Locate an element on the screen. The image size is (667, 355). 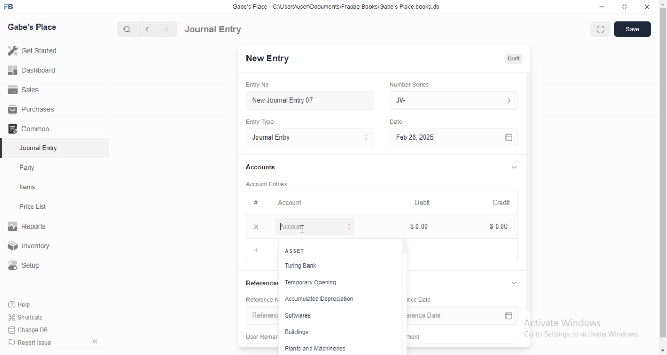
Credit is located at coordinates (505, 201).